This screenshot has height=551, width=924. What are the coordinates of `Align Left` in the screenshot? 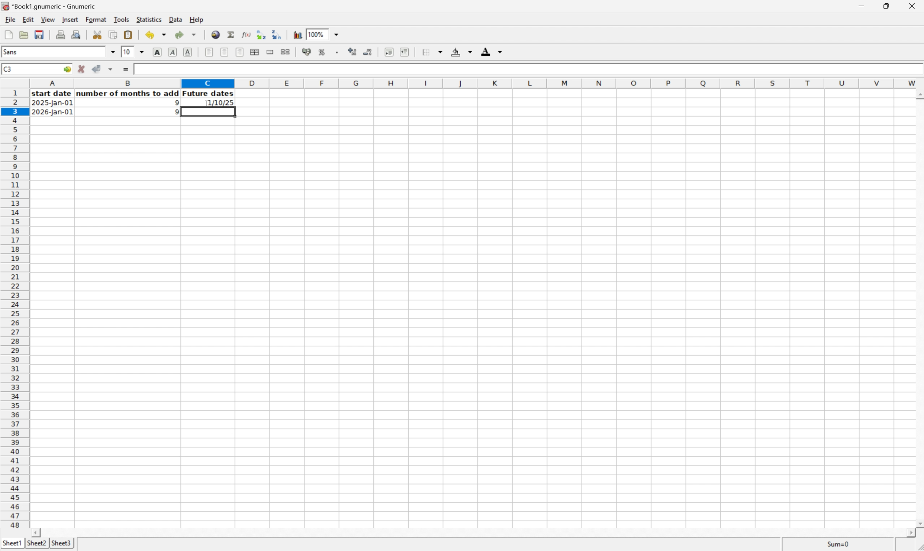 It's located at (209, 52).